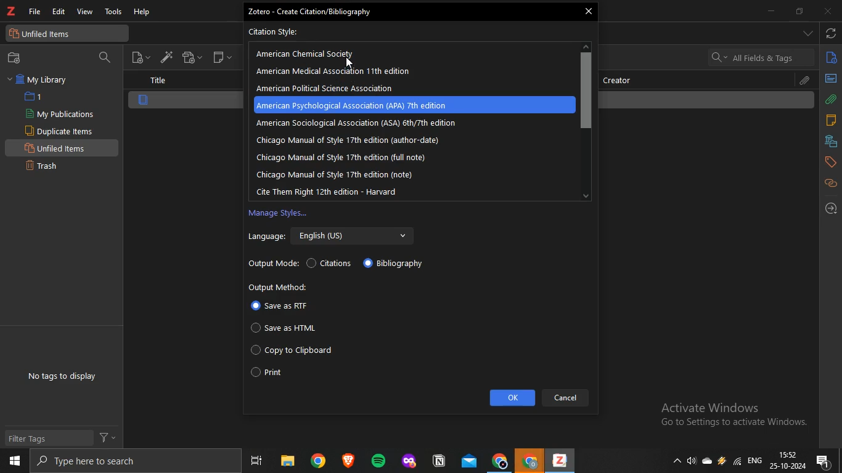 The height and width of the screenshot is (473, 842). Describe the element at coordinates (737, 461) in the screenshot. I see `wifi` at that location.